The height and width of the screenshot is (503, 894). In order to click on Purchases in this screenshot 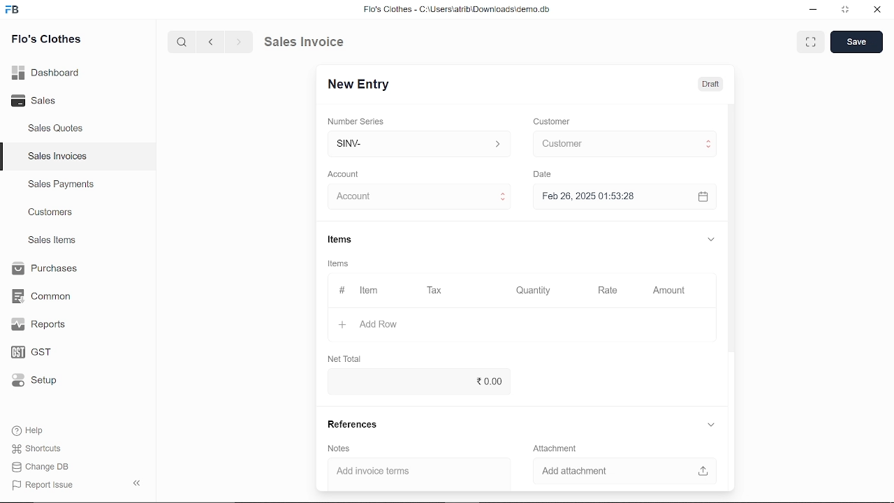, I will do `click(43, 269)`.